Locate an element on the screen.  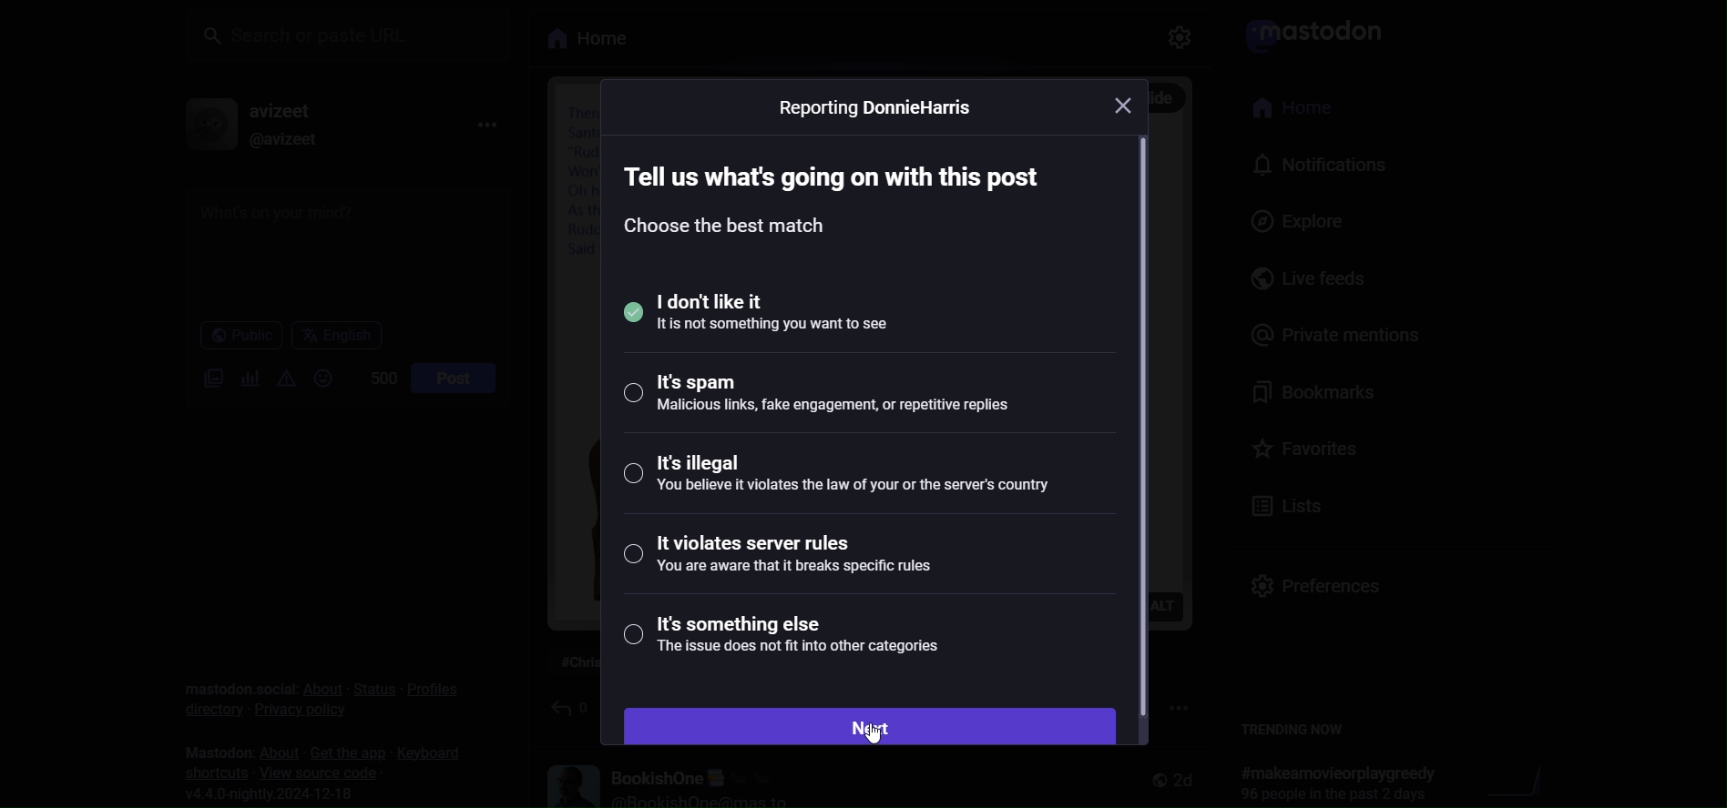
Tell us what's going on with this post is located at coordinates (841, 170).